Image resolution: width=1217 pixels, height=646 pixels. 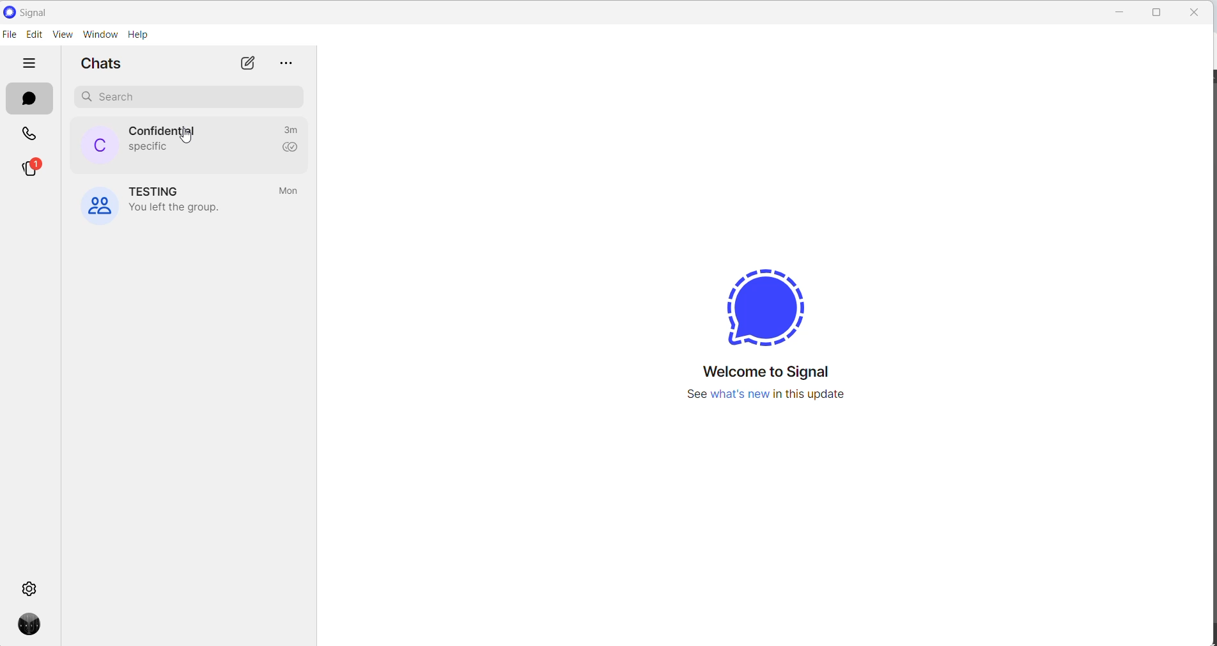 What do you see at coordinates (290, 192) in the screenshot?
I see `last active` at bounding box center [290, 192].